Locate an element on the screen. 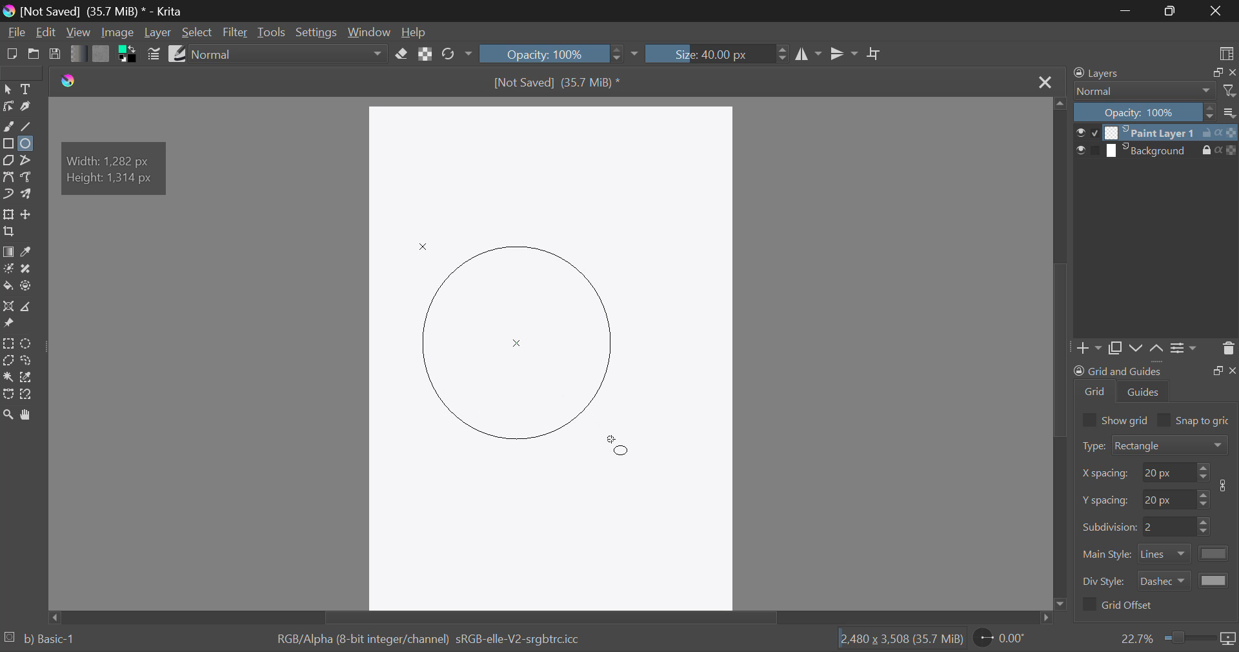 This screenshot has height=652, width=1239. Select is located at coordinates (197, 32).